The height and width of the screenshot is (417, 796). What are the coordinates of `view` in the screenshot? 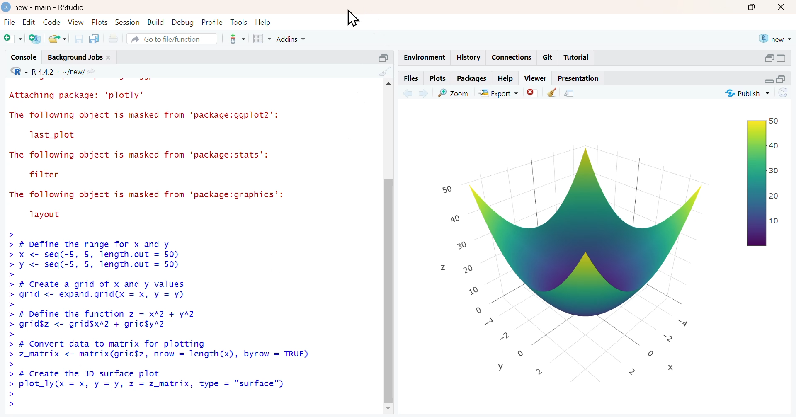 It's located at (76, 22).